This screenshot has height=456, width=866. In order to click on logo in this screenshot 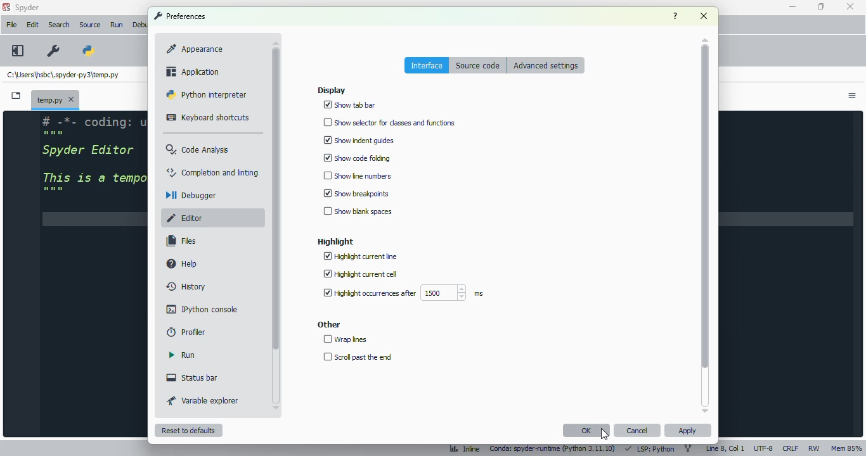, I will do `click(6, 6)`.